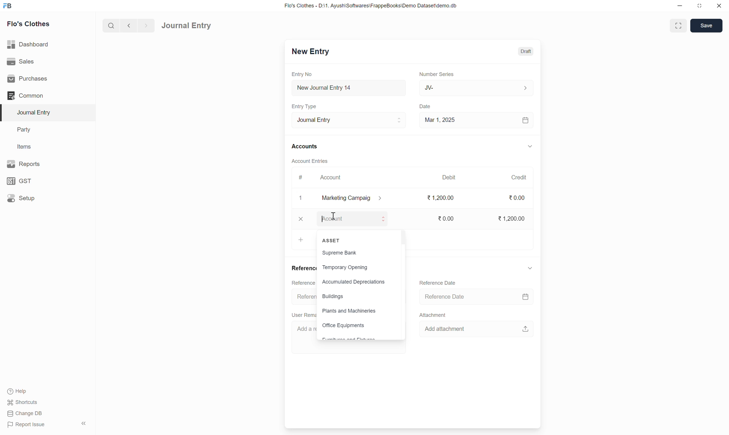  I want to click on 0.00, so click(517, 198).